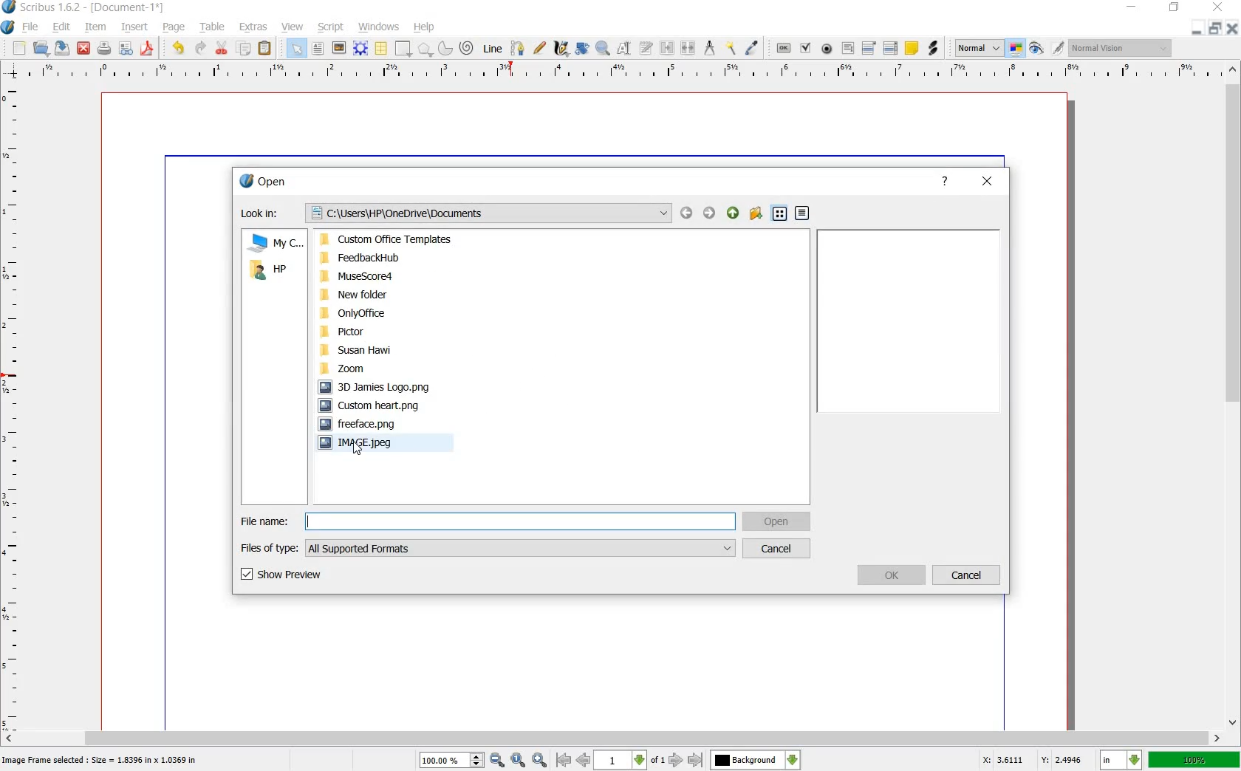 This screenshot has width=1241, height=771. What do you see at coordinates (976, 47) in the screenshot?
I see `select the image preview quality` at bounding box center [976, 47].